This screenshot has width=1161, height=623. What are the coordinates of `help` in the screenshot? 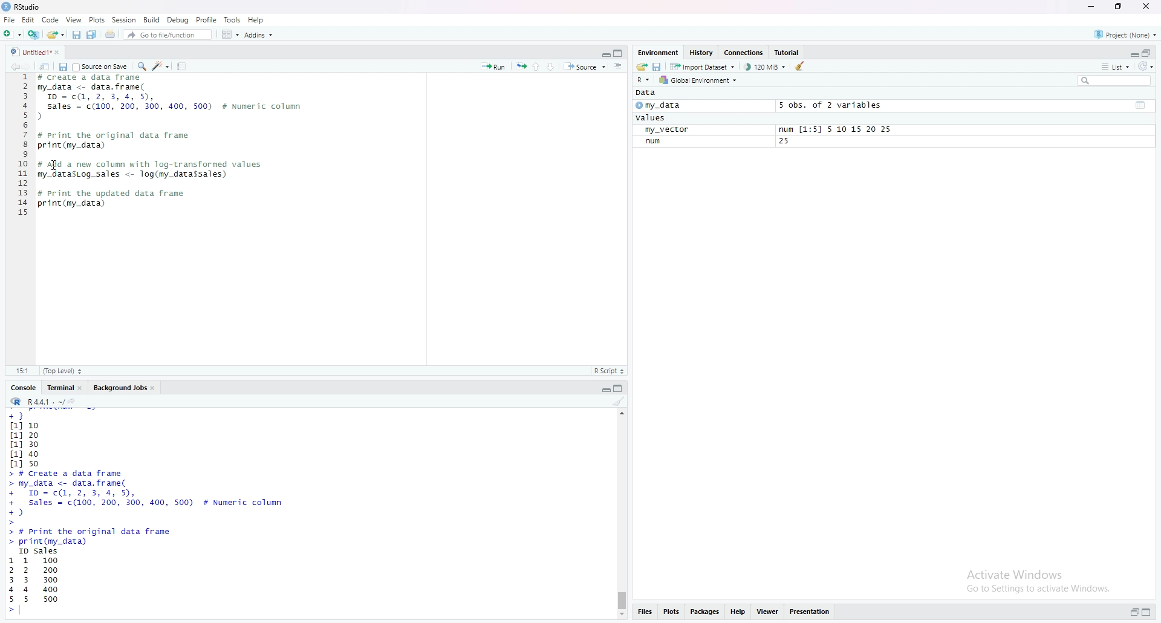 It's located at (738, 614).